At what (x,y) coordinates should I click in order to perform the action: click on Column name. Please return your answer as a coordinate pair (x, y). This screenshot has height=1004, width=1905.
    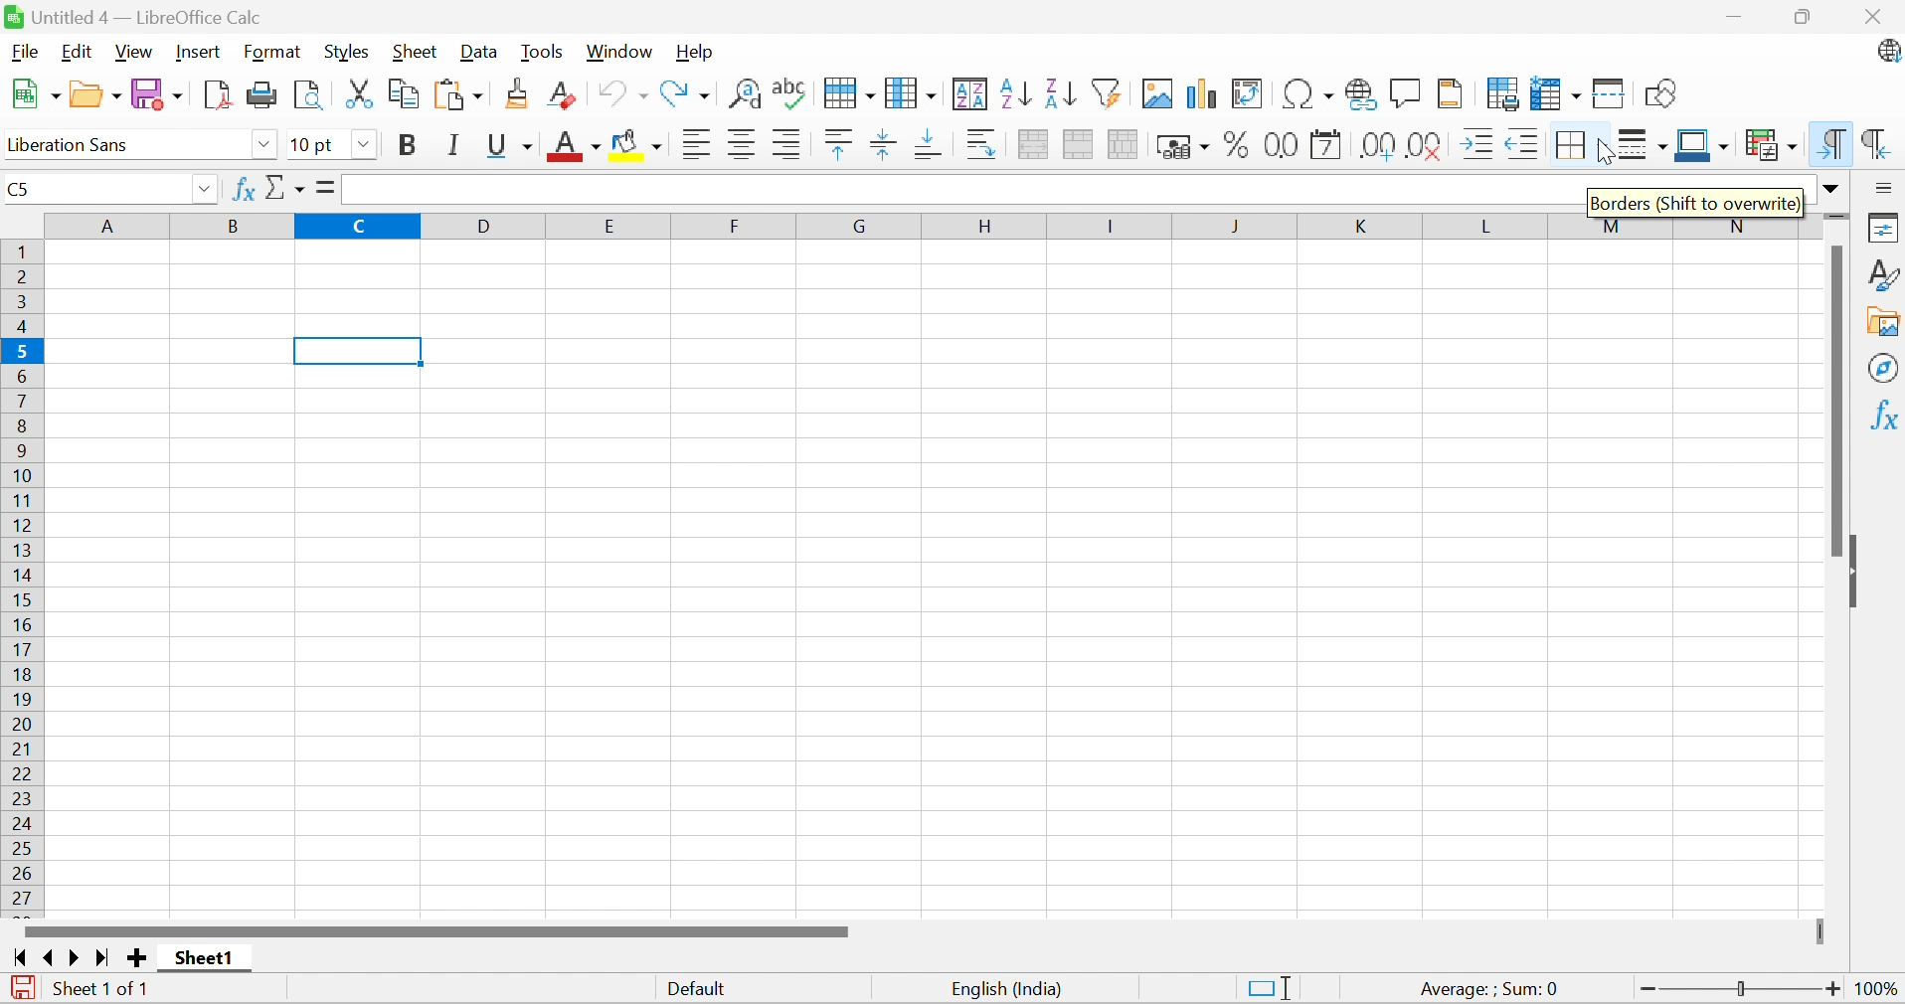
    Looking at the image, I should click on (923, 225).